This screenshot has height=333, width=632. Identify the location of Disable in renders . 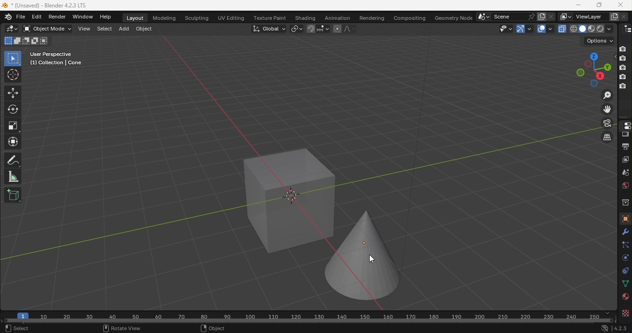
(623, 49).